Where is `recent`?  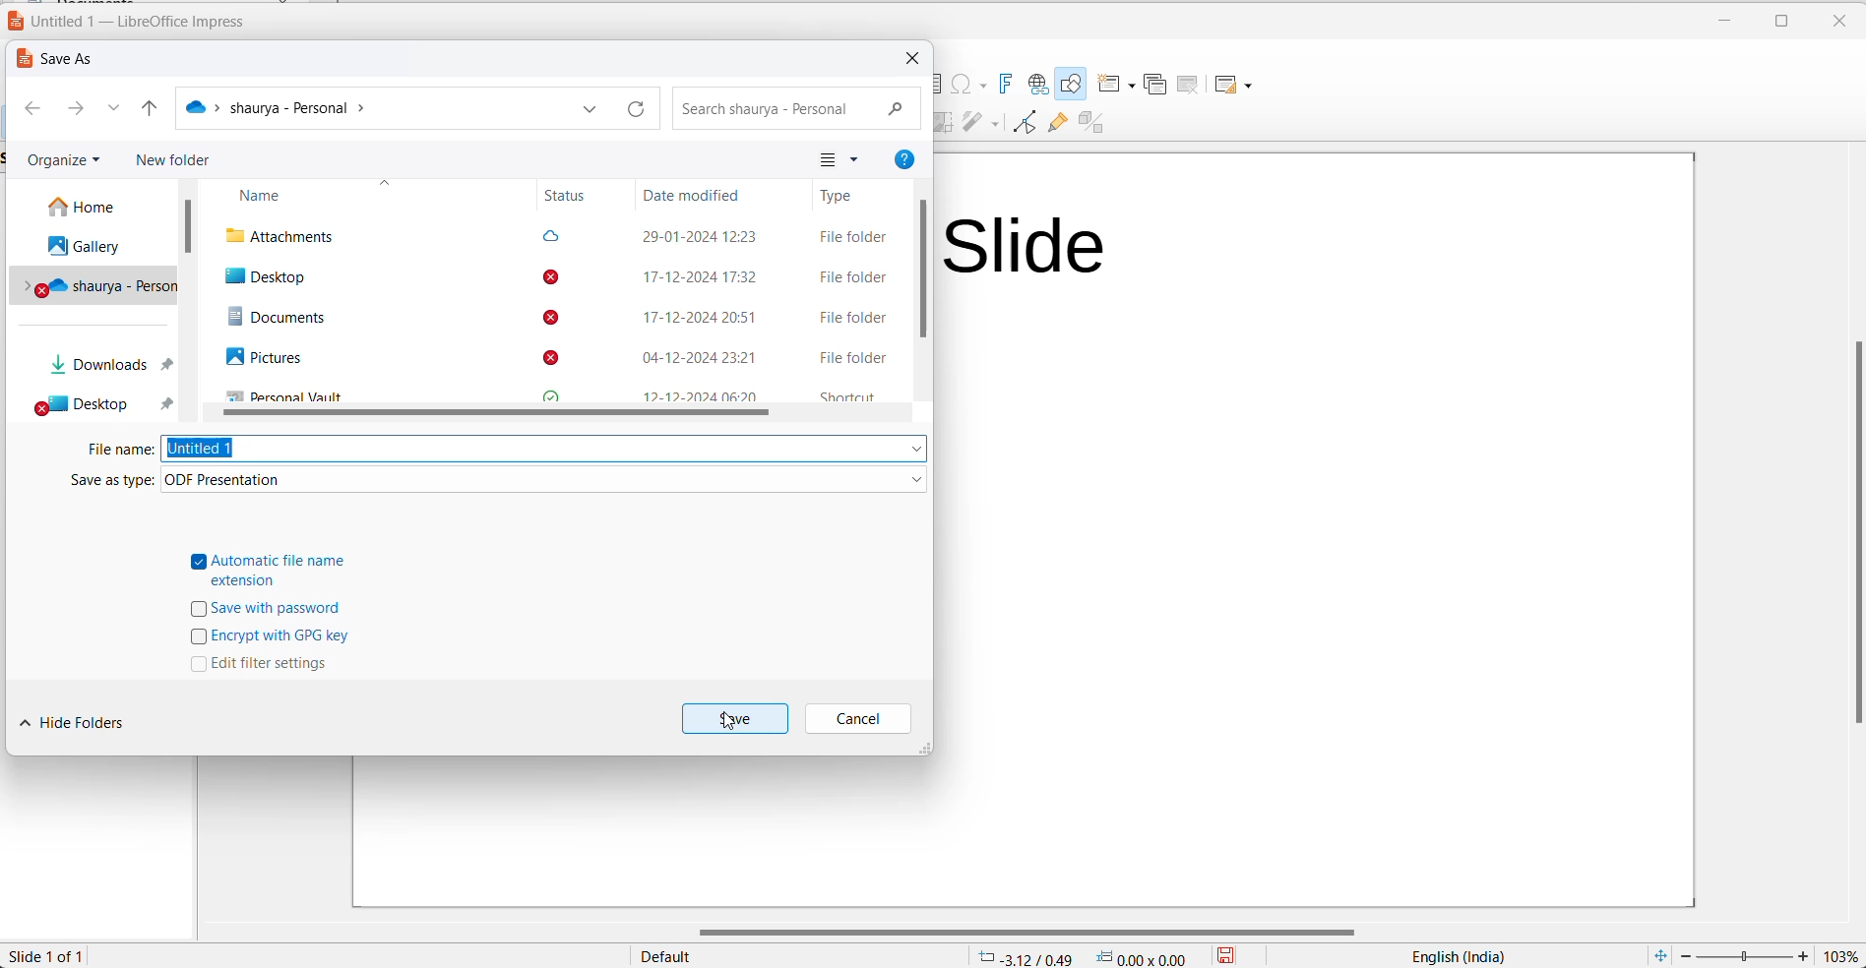
recent is located at coordinates (118, 108).